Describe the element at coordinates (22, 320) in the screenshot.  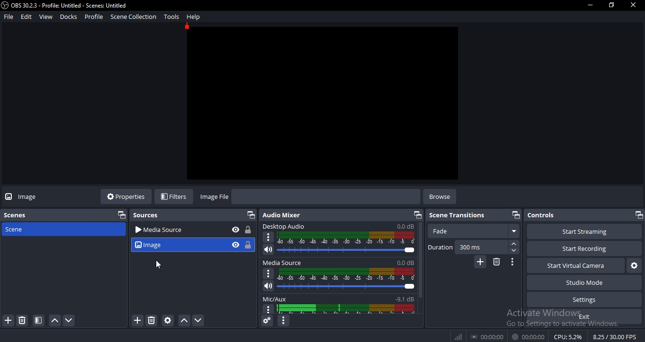
I see `remove scene` at that location.